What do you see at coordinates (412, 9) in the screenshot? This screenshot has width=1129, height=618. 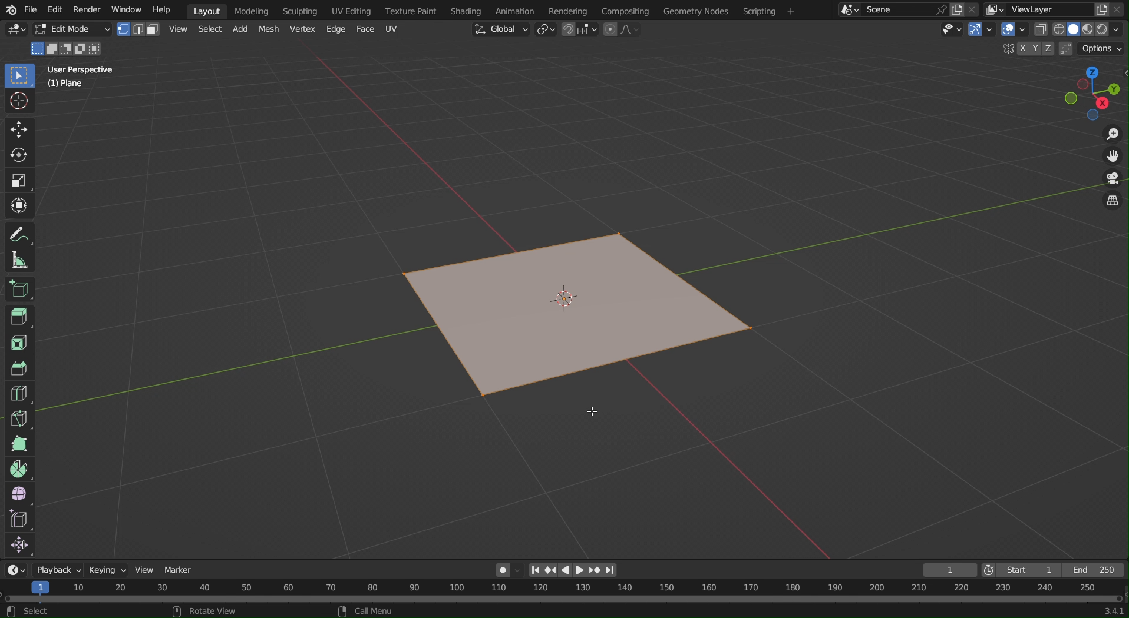 I see `Texture Paint` at bounding box center [412, 9].